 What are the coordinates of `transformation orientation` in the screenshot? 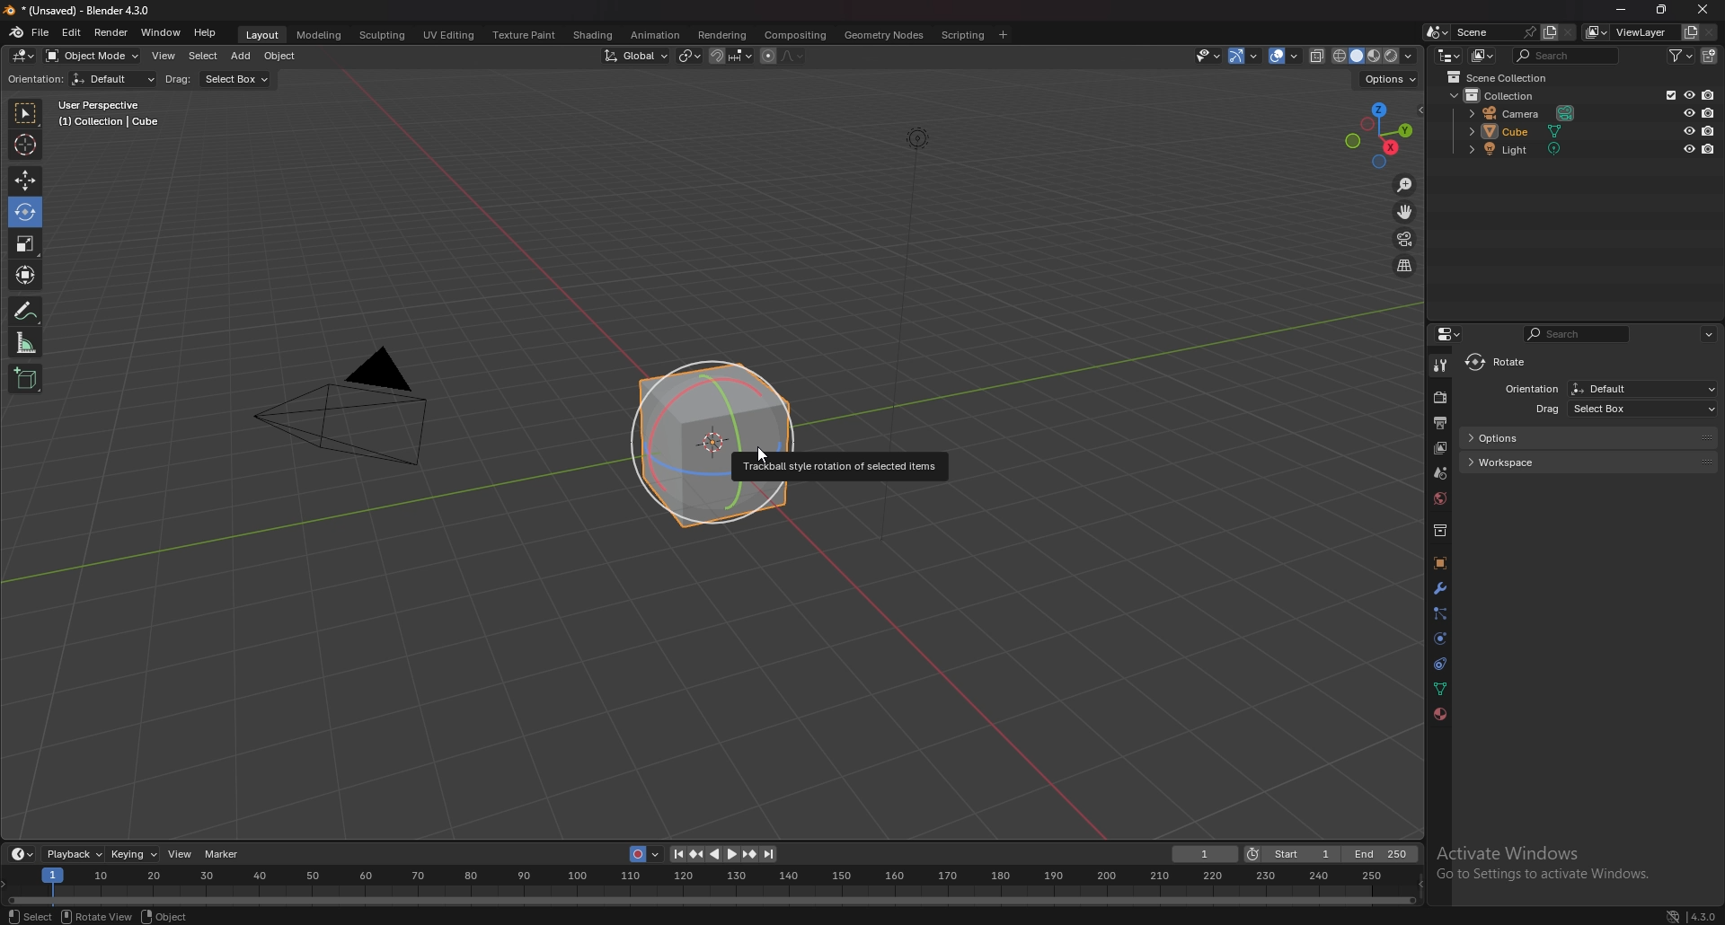 It's located at (636, 55).